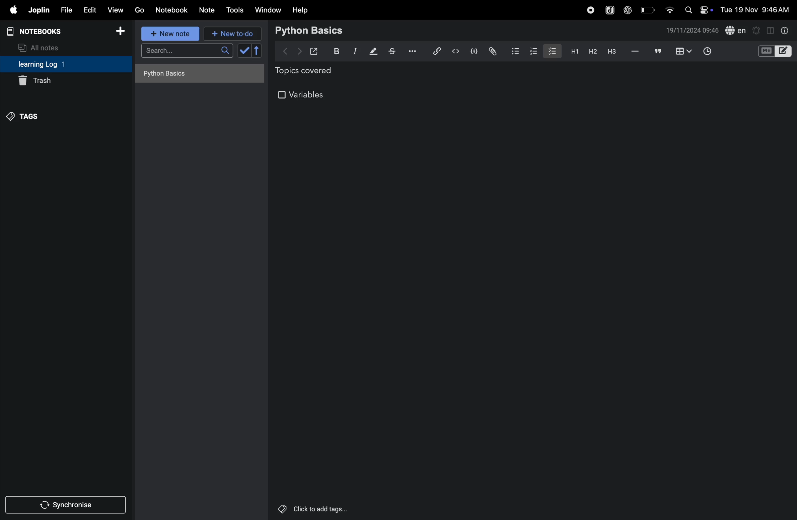 The image size is (797, 520). What do you see at coordinates (592, 51) in the screenshot?
I see `heading 2` at bounding box center [592, 51].